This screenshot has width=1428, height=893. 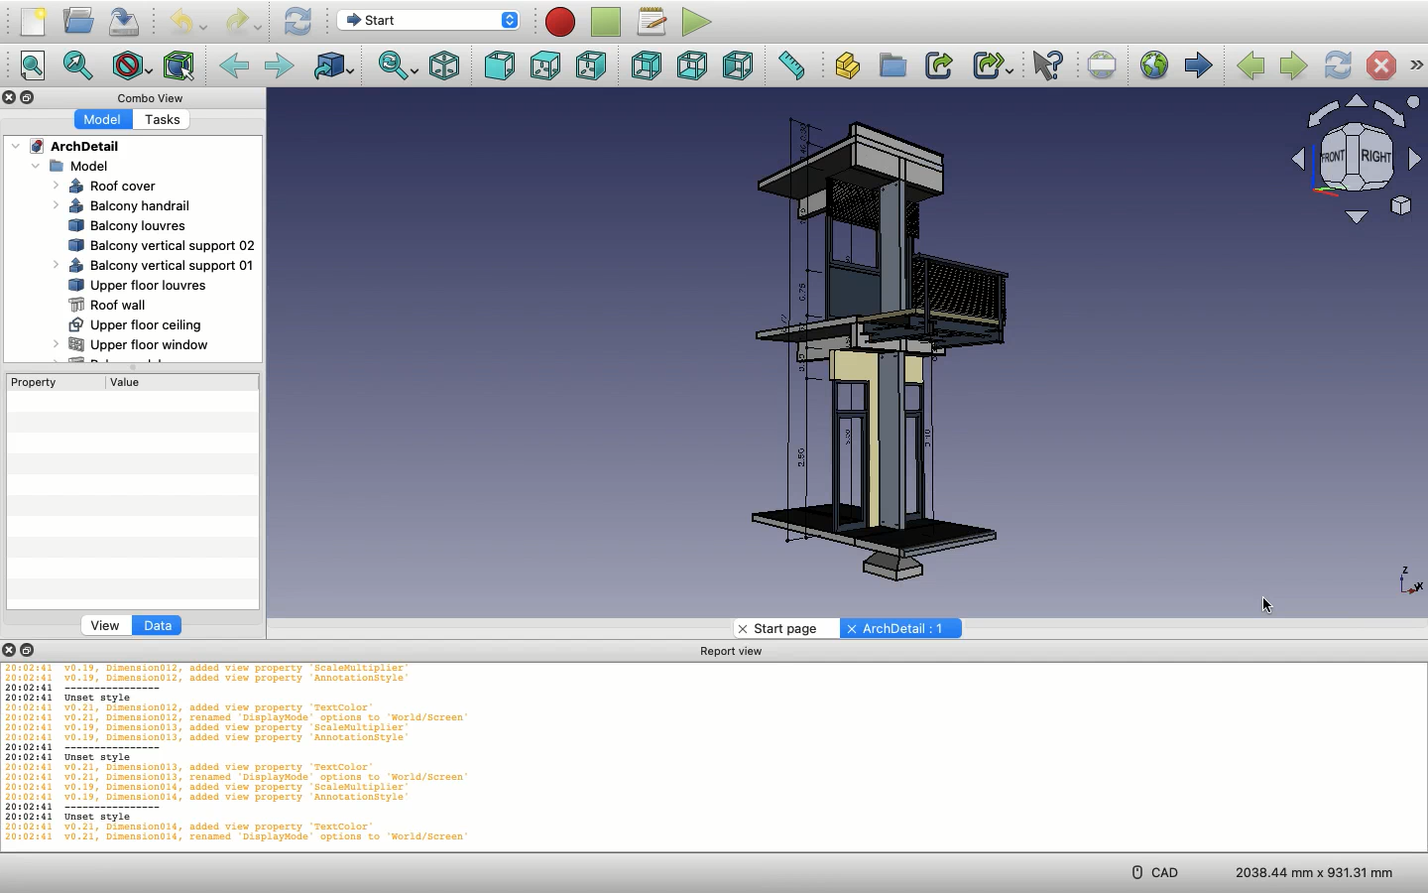 What do you see at coordinates (10, 650) in the screenshot?
I see `Close` at bounding box center [10, 650].